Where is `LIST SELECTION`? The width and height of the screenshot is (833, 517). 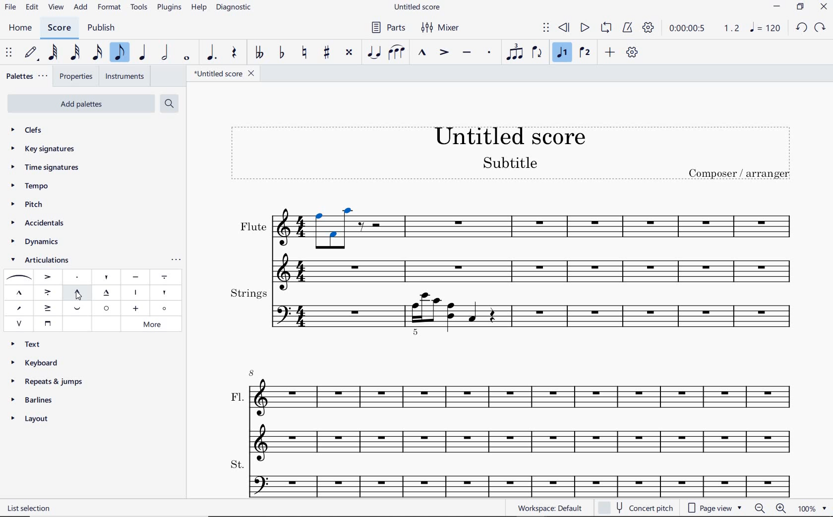
LIST SELECTION is located at coordinates (31, 508).